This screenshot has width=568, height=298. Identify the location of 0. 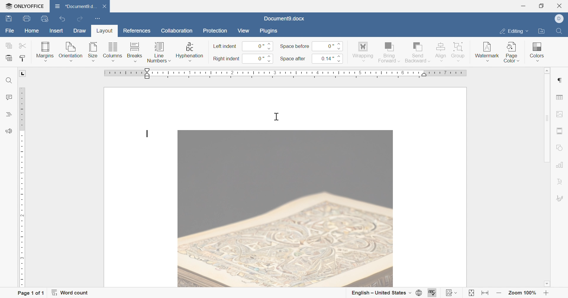
(326, 46).